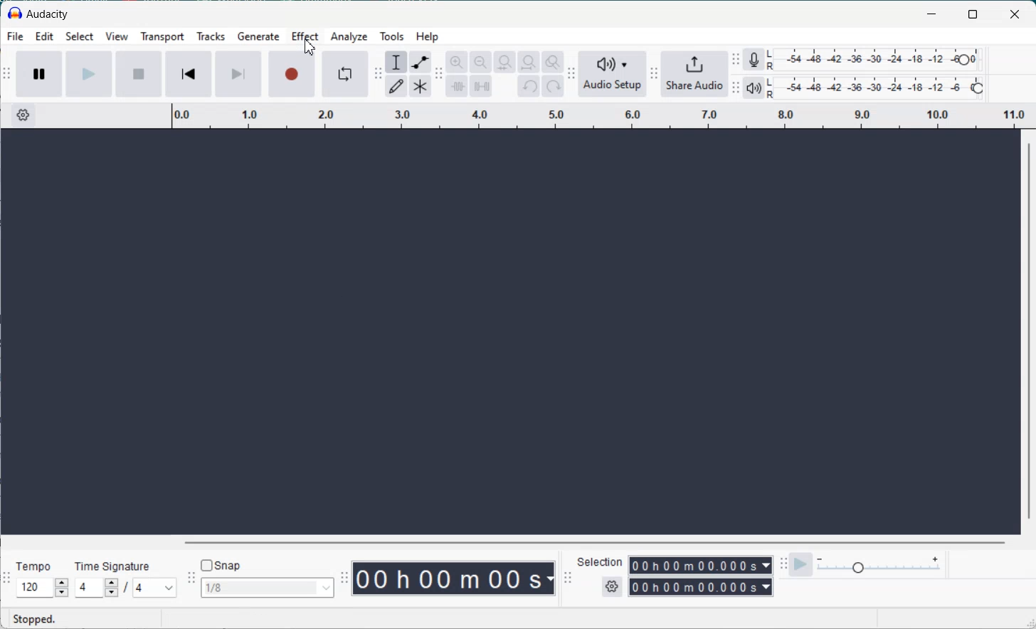 The image size is (1036, 629). Describe the element at coordinates (154, 588) in the screenshot. I see `4` at that location.